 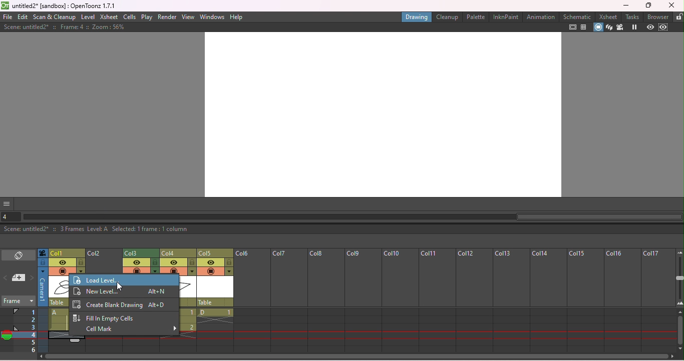 I want to click on Column 5, so click(x=216, y=252).